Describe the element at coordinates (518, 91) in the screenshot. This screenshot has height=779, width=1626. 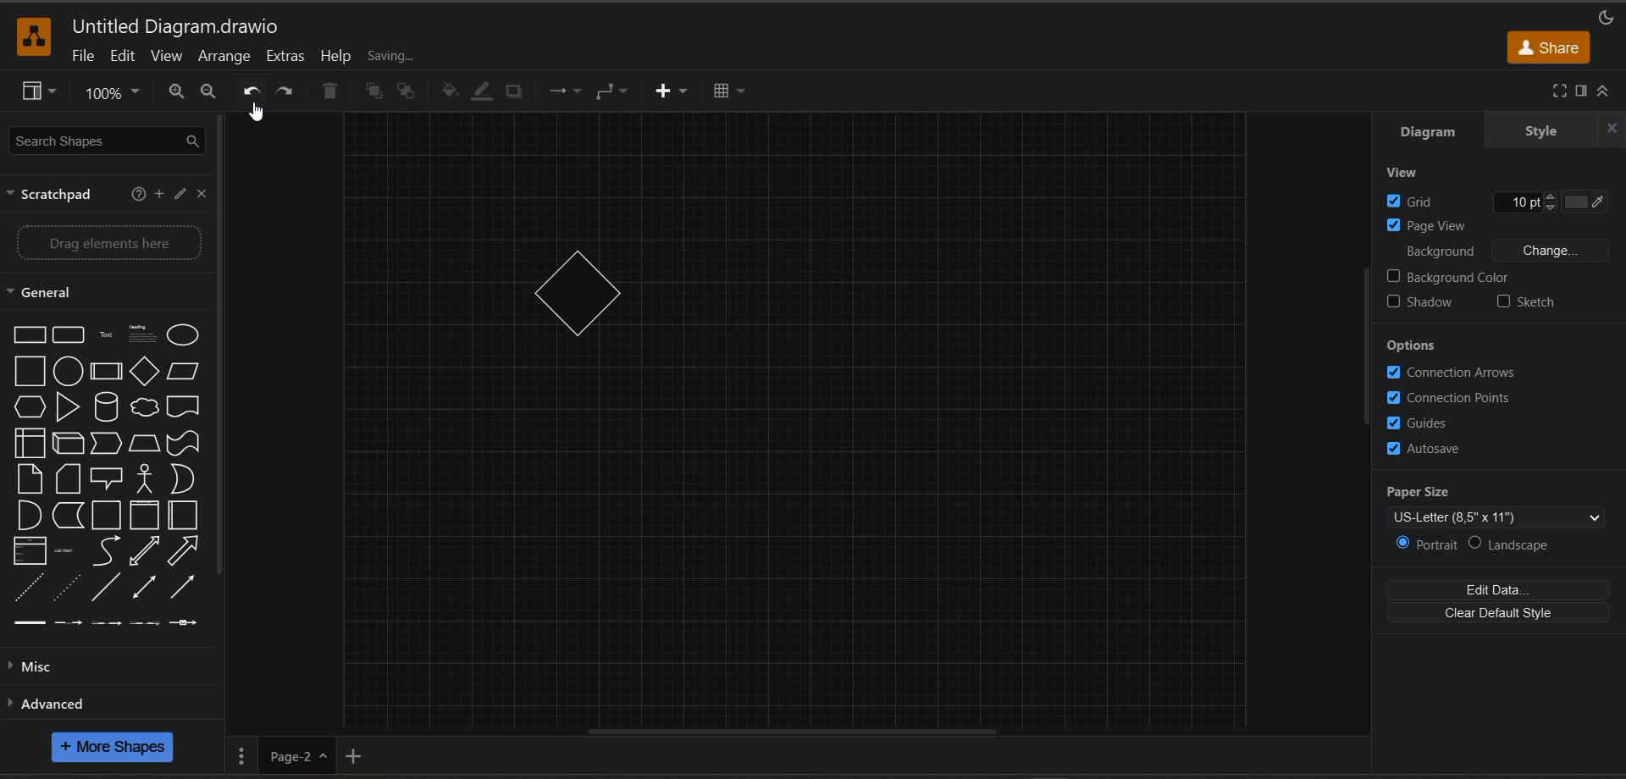
I see `shadow` at that location.